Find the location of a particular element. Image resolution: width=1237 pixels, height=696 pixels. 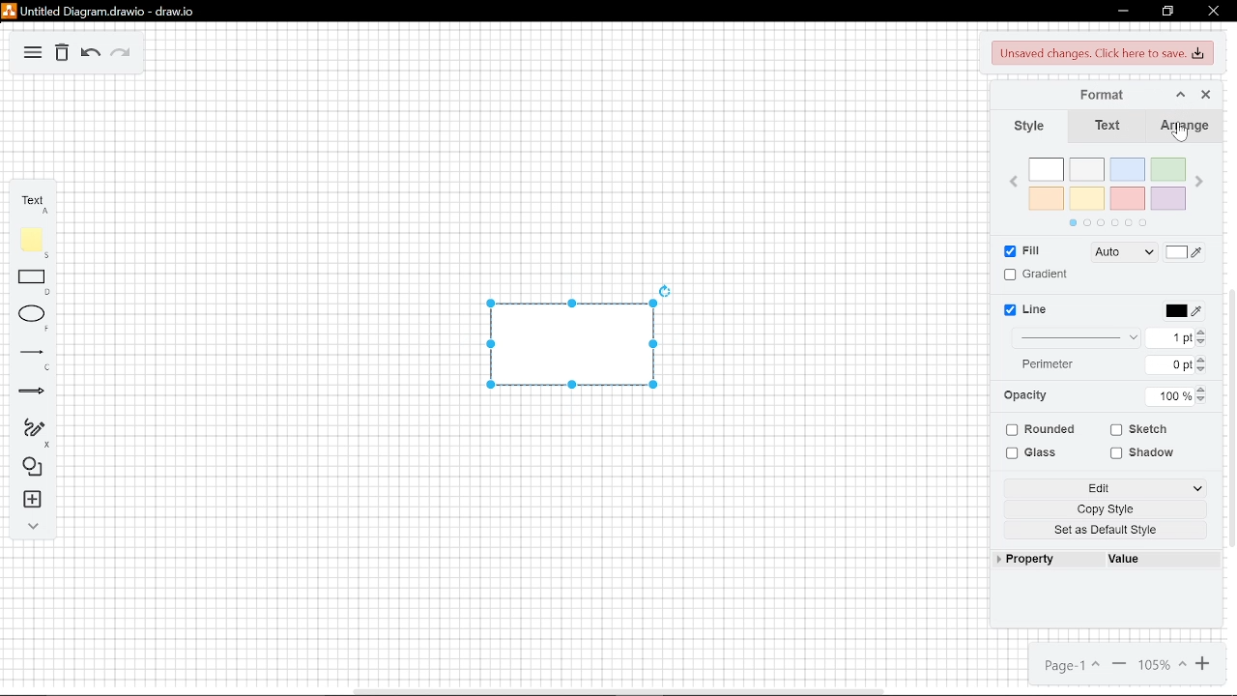

shapes is located at coordinates (35, 468).